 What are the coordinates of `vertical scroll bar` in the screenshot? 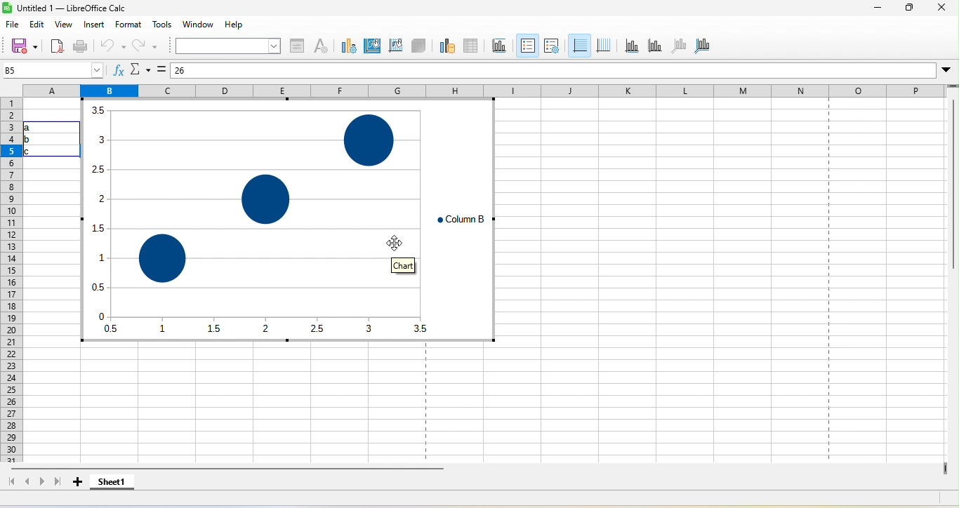 It's located at (953, 209).